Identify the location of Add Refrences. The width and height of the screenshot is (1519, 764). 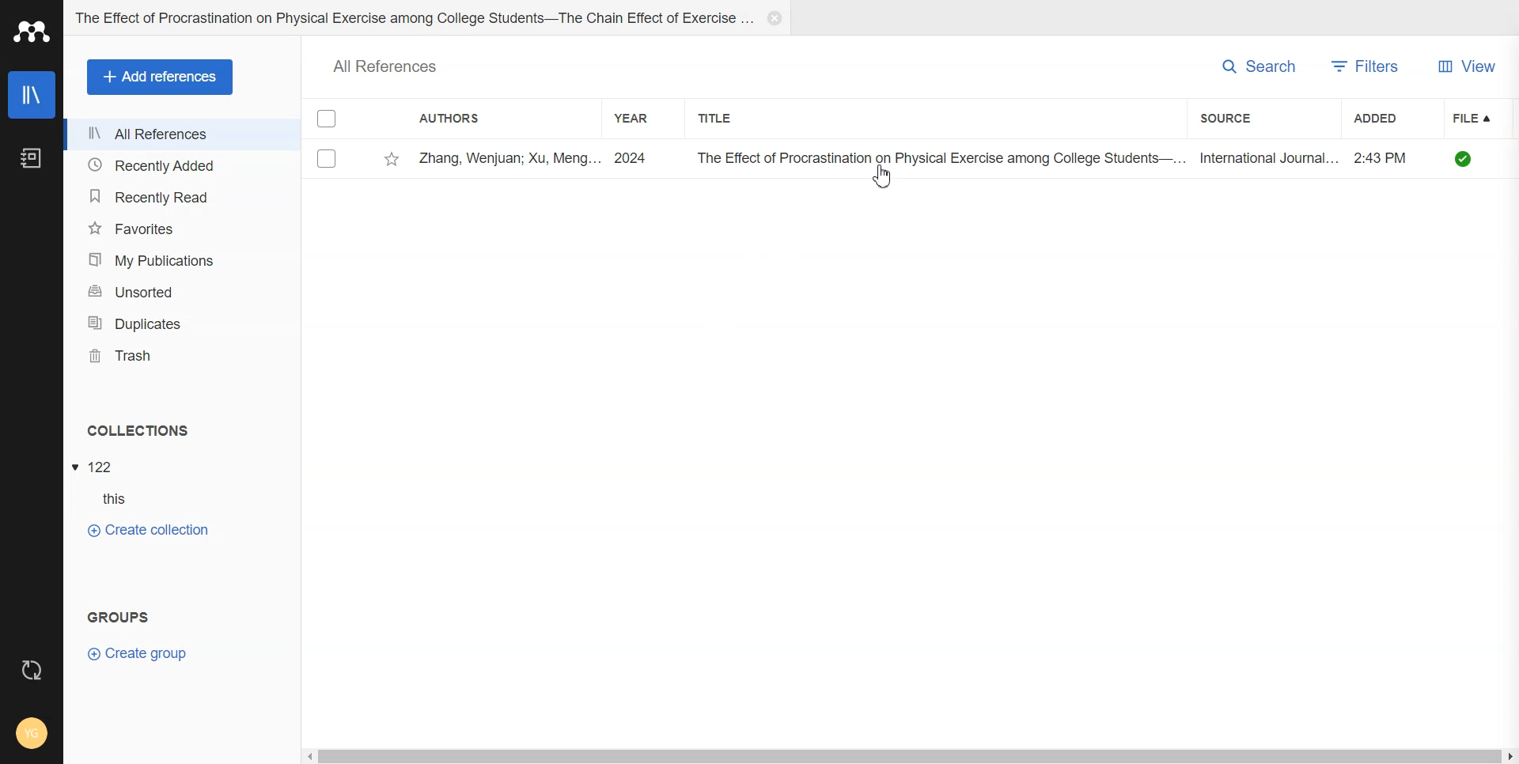
(160, 77).